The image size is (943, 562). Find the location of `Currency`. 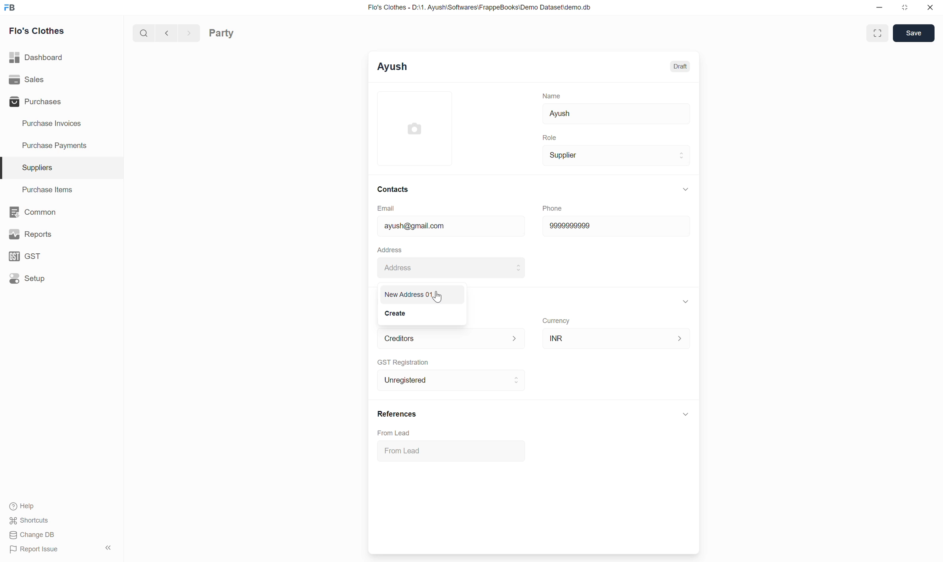

Currency is located at coordinates (556, 321).